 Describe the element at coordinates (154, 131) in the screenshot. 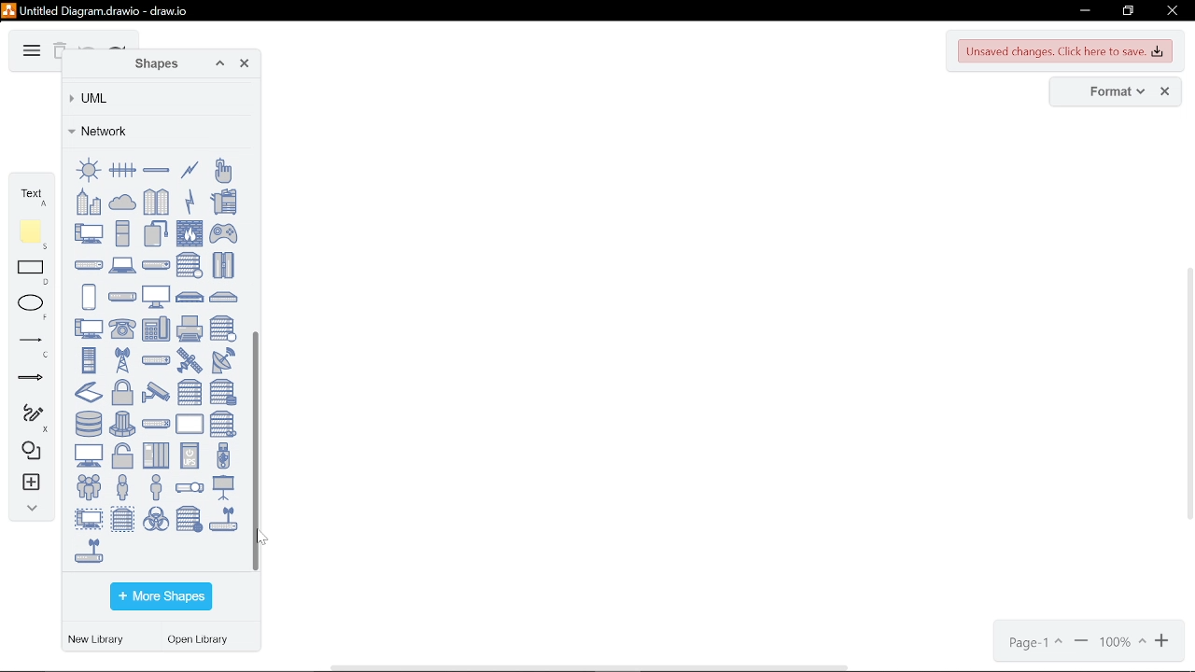

I see `Network` at that location.